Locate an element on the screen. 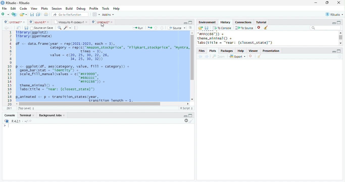 The height and width of the screenshot is (182, 345). back is located at coordinates (200, 56).